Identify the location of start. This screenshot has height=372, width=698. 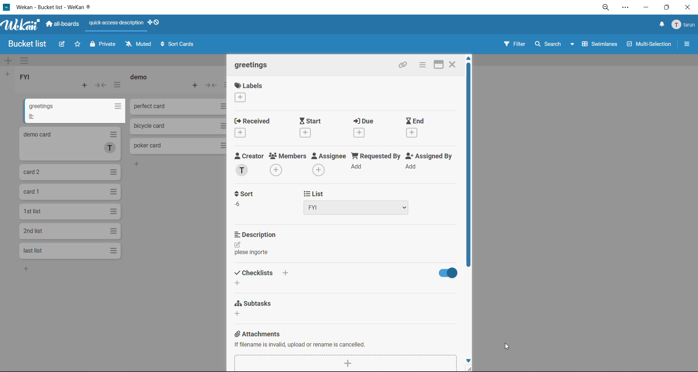
(311, 127).